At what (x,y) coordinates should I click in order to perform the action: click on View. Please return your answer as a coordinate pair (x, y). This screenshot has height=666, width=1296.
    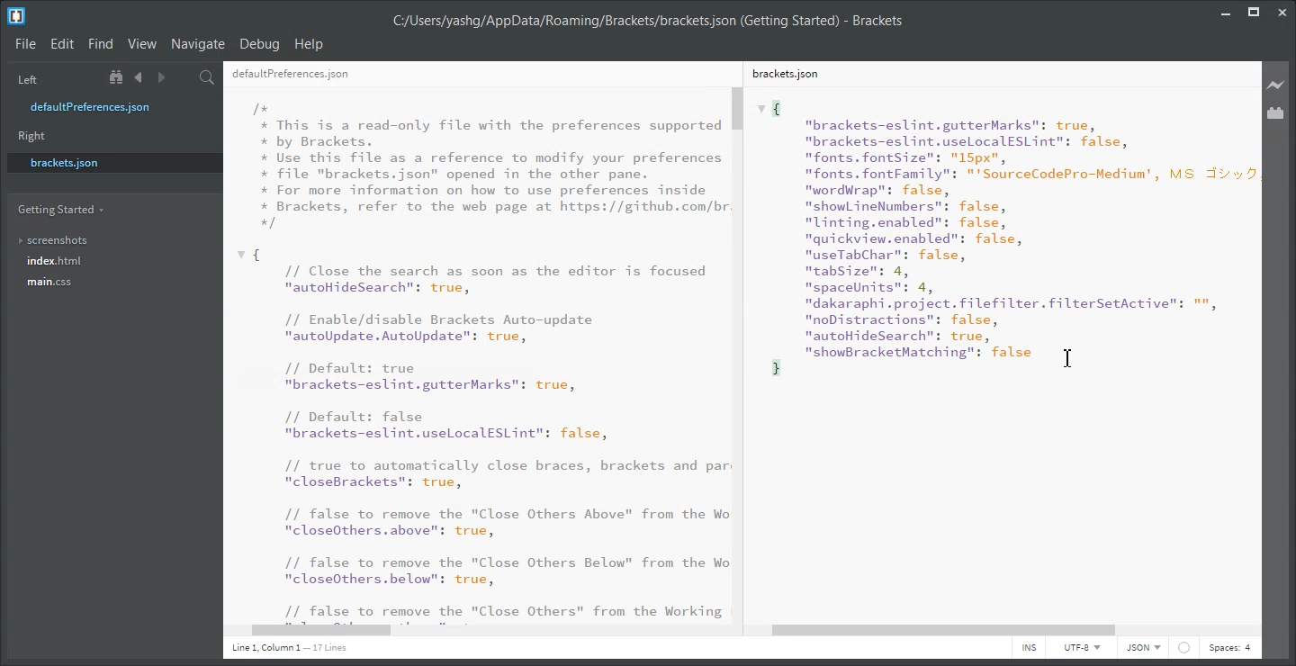
    Looking at the image, I should click on (142, 44).